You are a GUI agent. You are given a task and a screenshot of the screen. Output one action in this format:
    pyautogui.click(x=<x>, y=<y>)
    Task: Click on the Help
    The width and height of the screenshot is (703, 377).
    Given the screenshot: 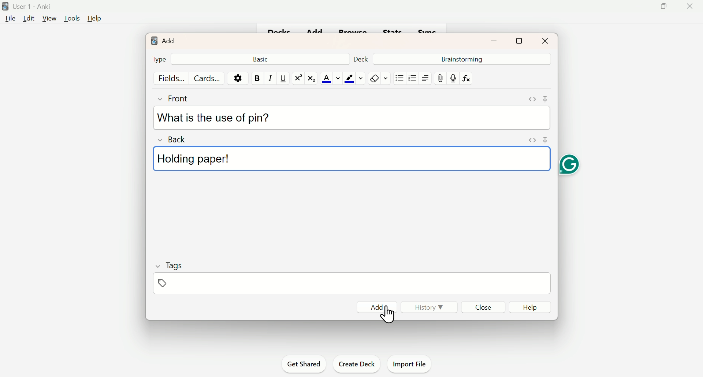 What is the action you would take?
    pyautogui.click(x=533, y=307)
    